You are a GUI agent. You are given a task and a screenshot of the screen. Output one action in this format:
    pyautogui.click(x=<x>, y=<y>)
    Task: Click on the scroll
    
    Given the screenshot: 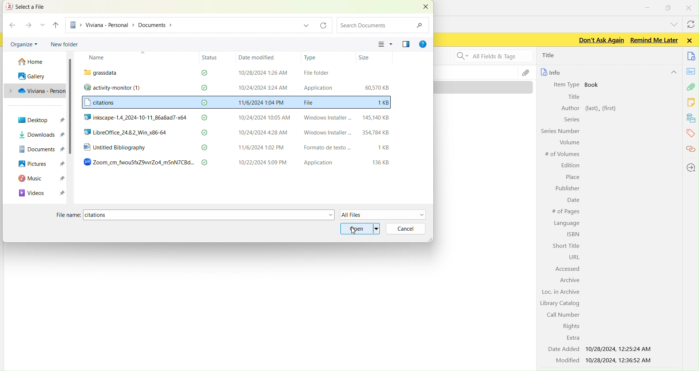 What is the action you would take?
    pyautogui.click(x=74, y=105)
    